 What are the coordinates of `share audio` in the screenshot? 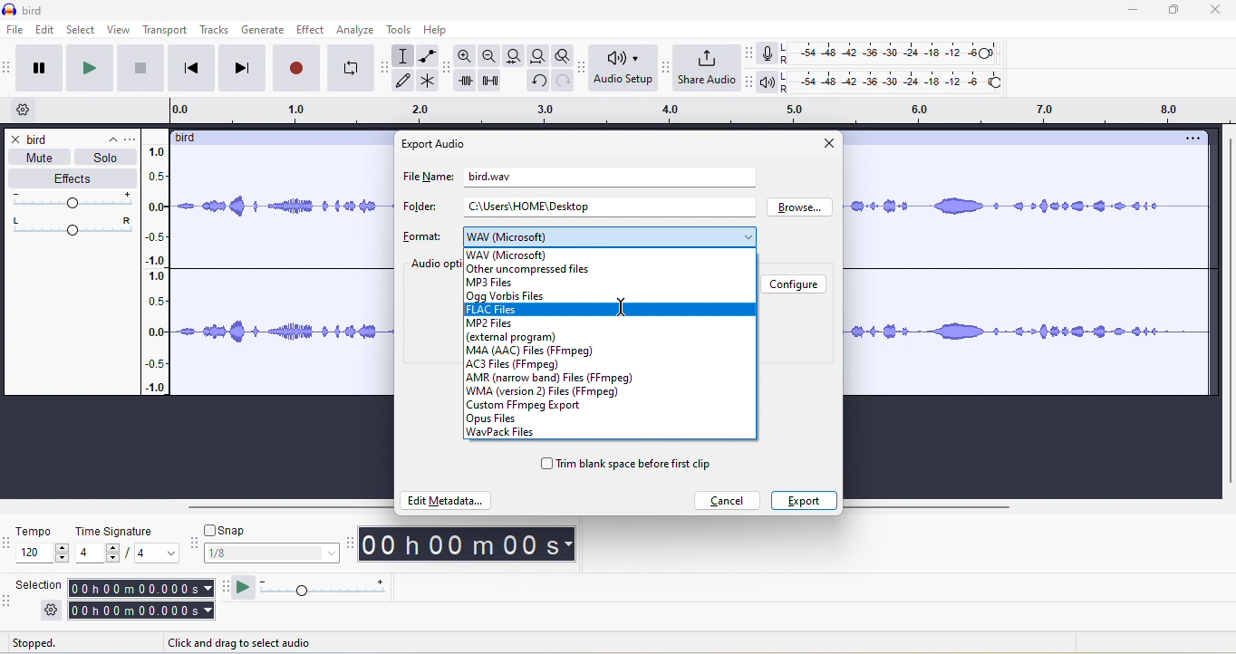 It's located at (705, 69).